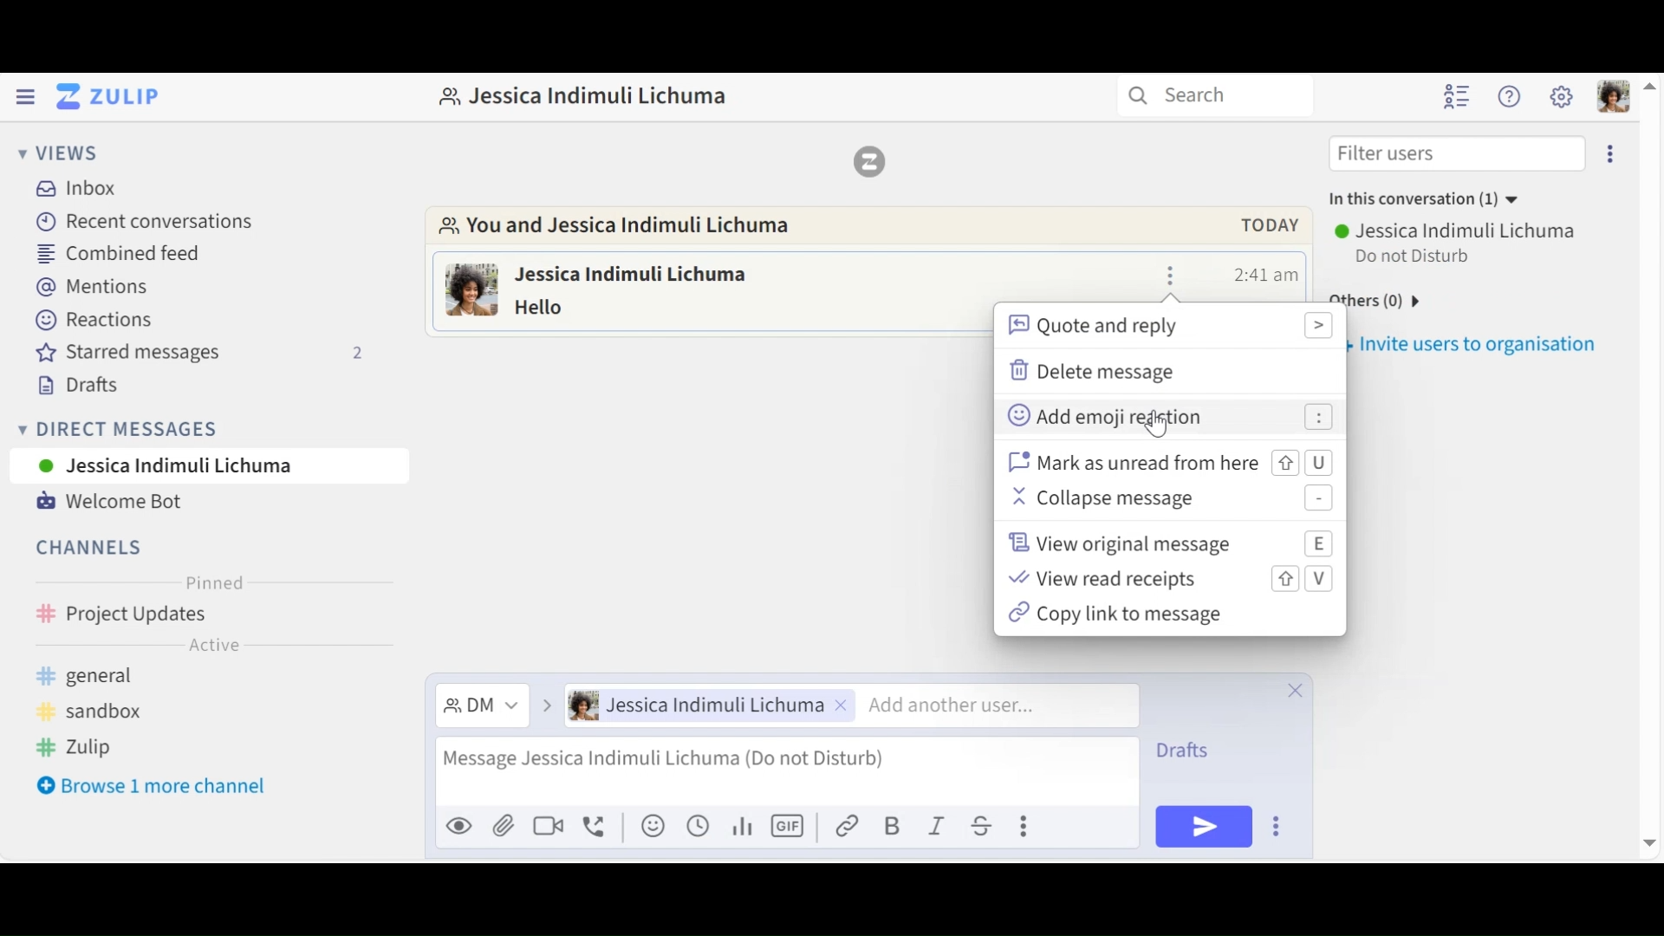 This screenshot has height=936, width=1664. What do you see at coordinates (92, 288) in the screenshot?
I see `Mentions` at bounding box center [92, 288].